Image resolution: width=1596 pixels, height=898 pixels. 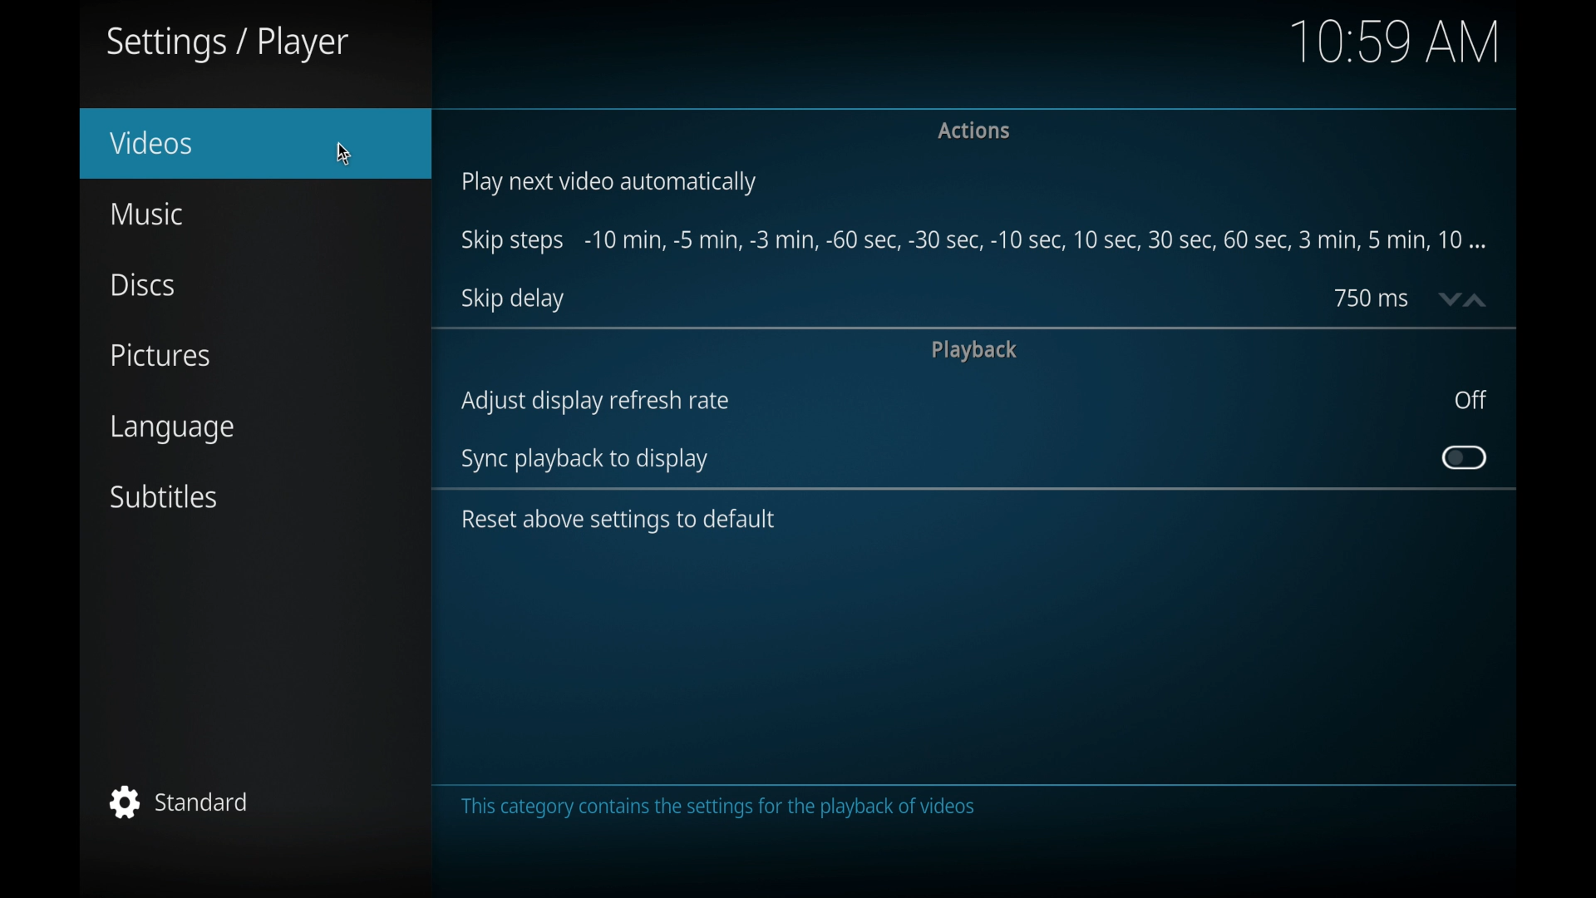 What do you see at coordinates (1473, 401) in the screenshot?
I see `off` at bounding box center [1473, 401].